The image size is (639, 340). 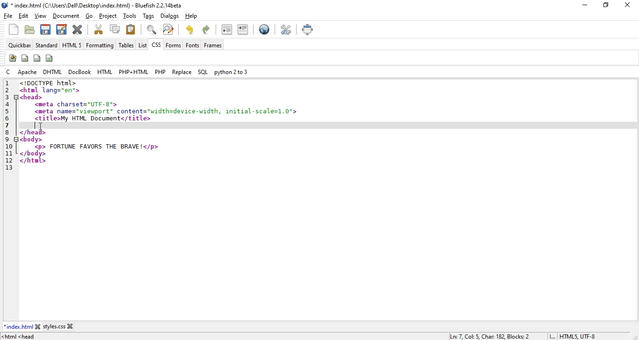 I want to click on bluefish logo, so click(x=6, y=6).